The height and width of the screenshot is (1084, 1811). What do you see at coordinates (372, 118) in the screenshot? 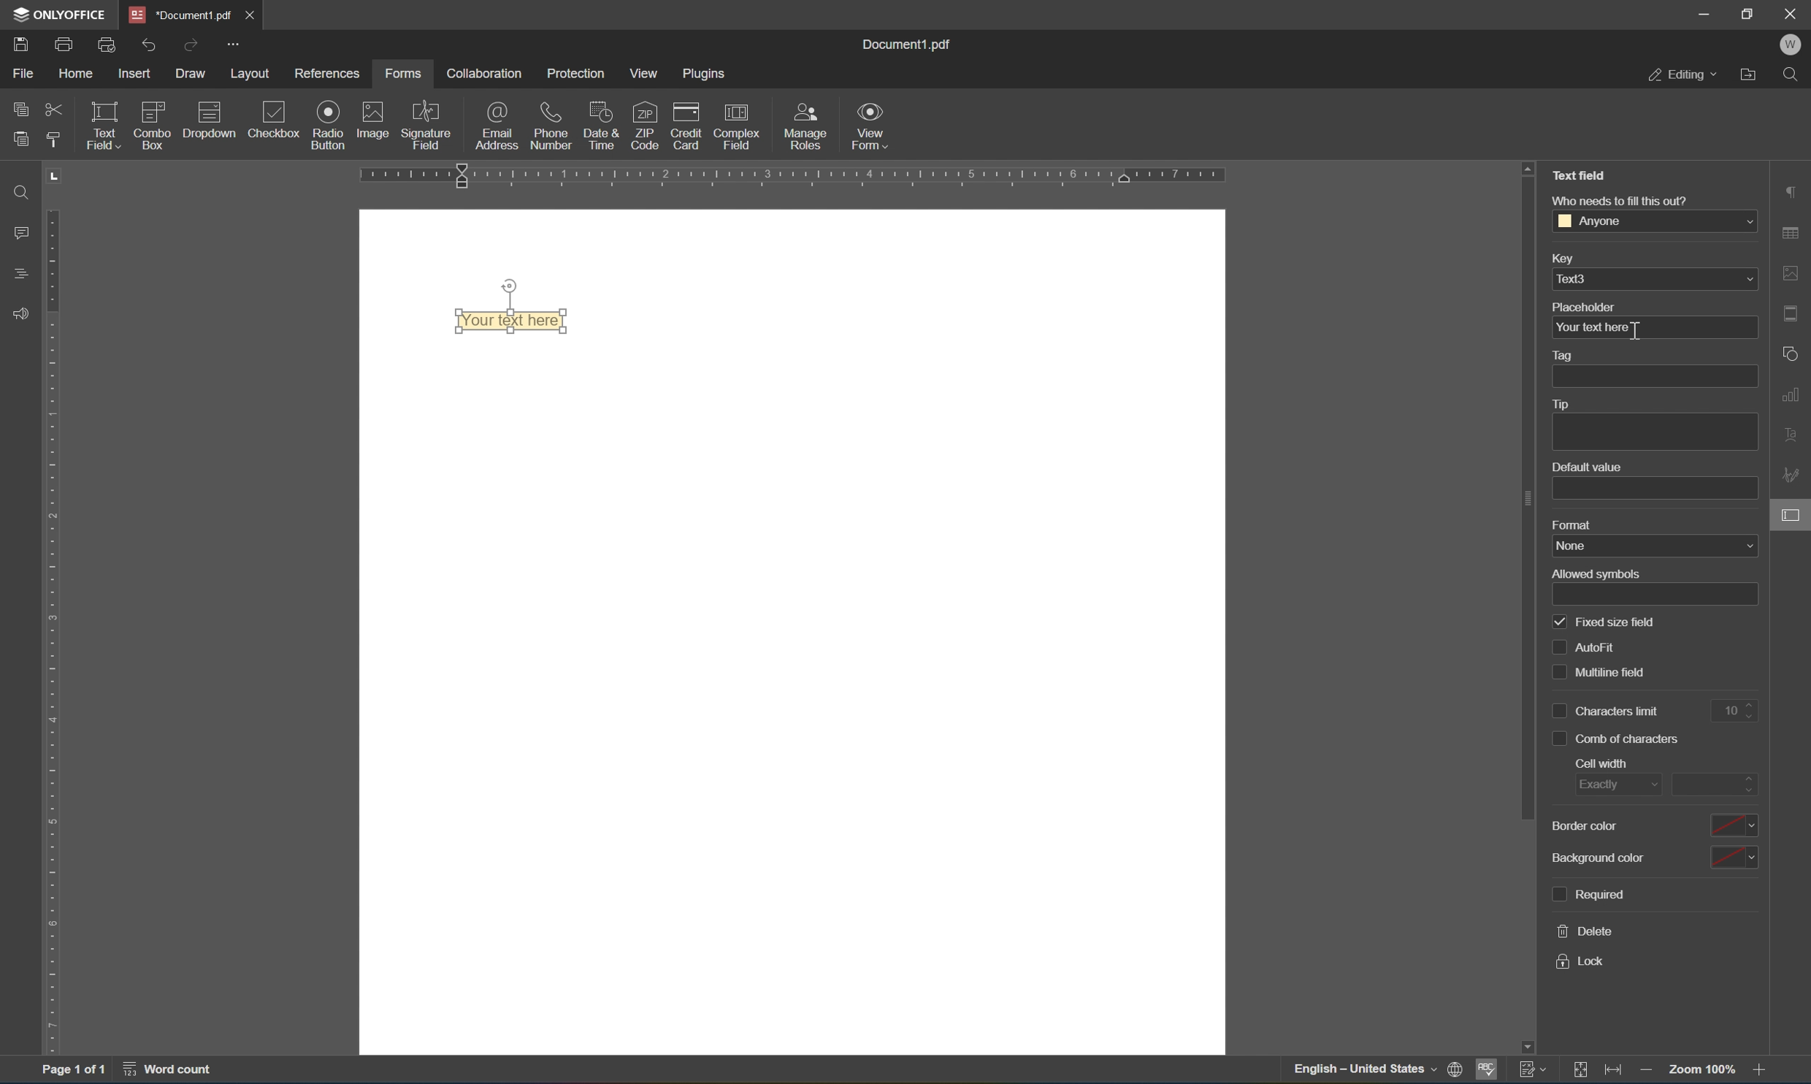
I see `image` at bounding box center [372, 118].